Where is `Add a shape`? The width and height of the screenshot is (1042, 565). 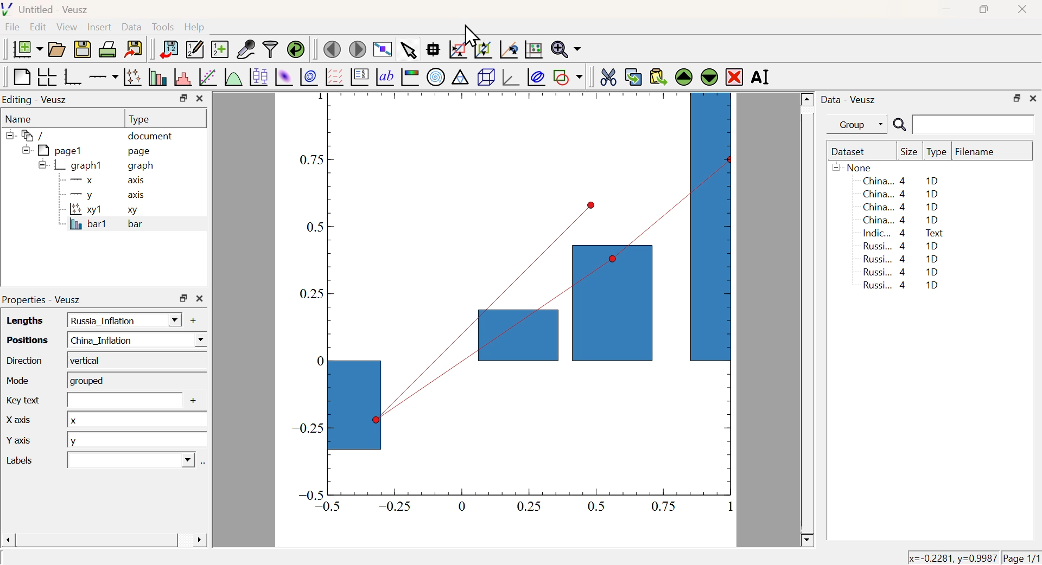
Add a shape is located at coordinates (568, 76).